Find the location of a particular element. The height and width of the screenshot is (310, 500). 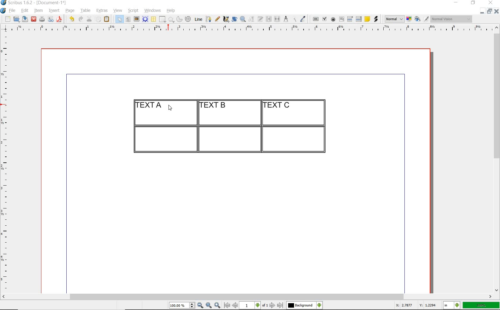

render frame is located at coordinates (145, 19).